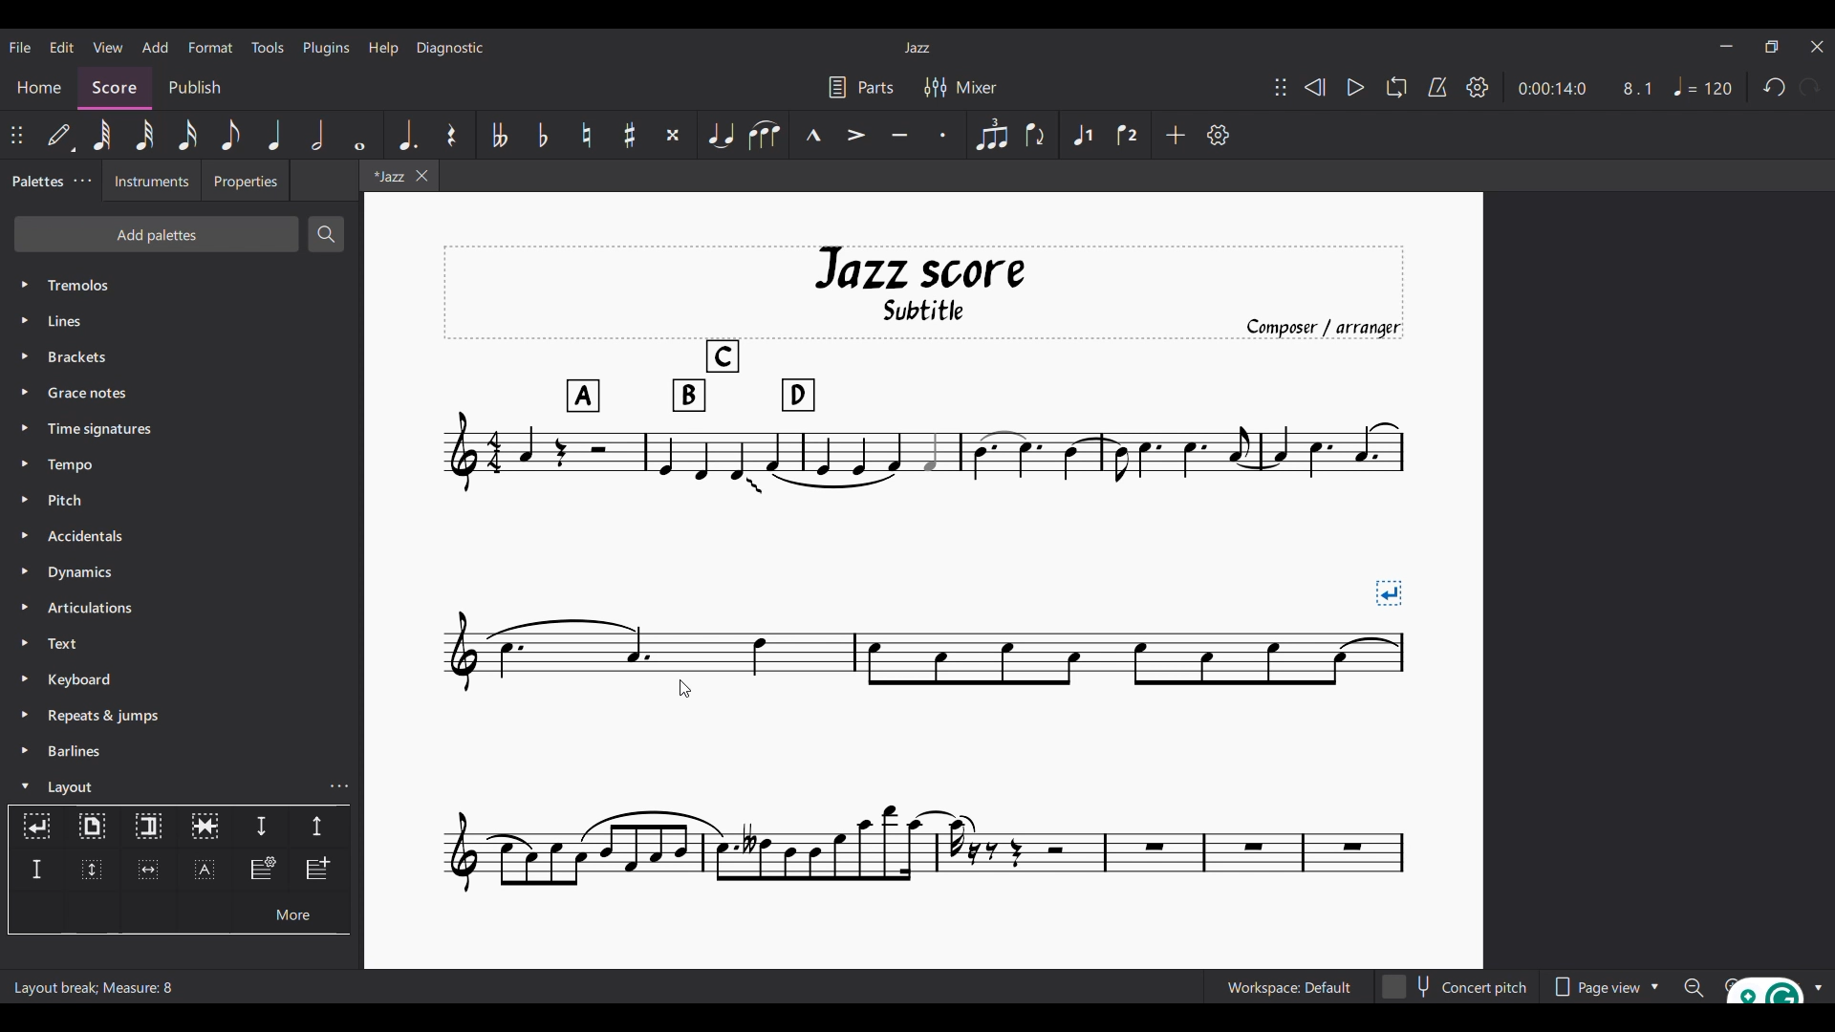 This screenshot has width=1835, height=1032. I want to click on 0:00:14:0, so click(1551, 89).